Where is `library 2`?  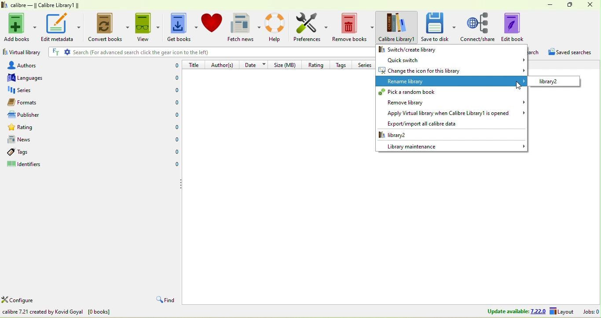 library 2 is located at coordinates (554, 81).